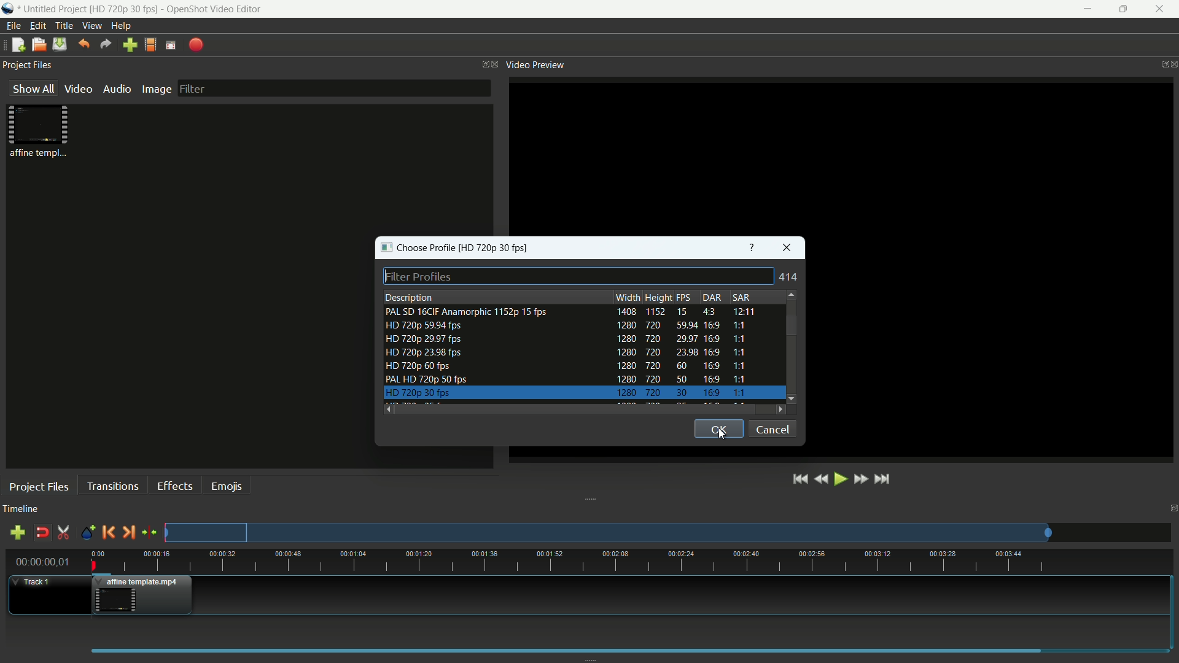 This screenshot has width=1179, height=663. Describe the element at coordinates (800, 480) in the screenshot. I see `jump to start` at that location.